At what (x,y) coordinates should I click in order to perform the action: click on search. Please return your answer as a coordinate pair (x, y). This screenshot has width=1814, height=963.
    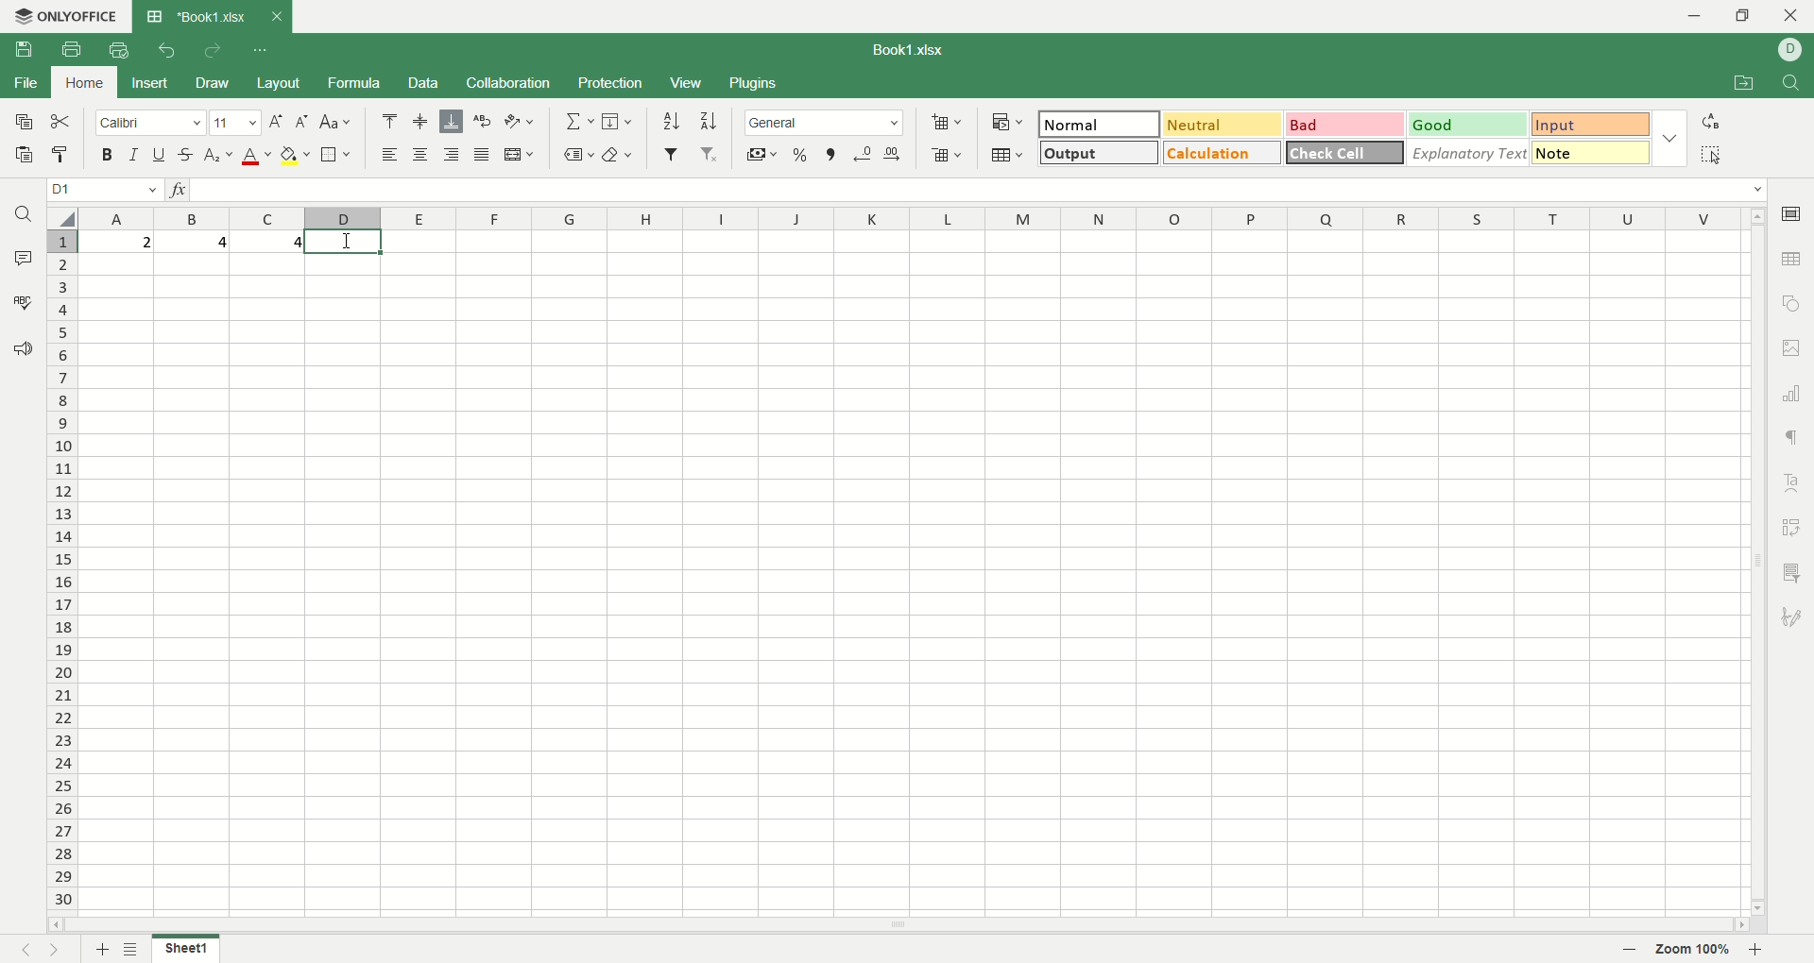
    Looking at the image, I should click on (19, 217).